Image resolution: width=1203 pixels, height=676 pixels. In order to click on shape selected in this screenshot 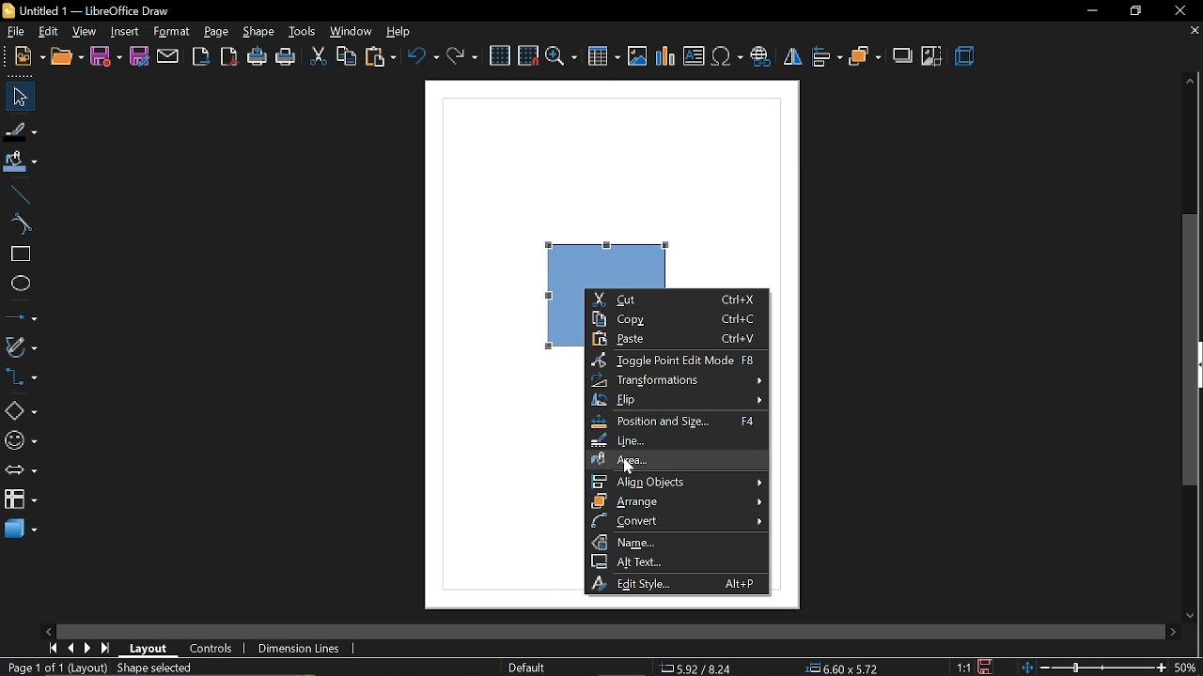, I will do `click(151, 667)`.